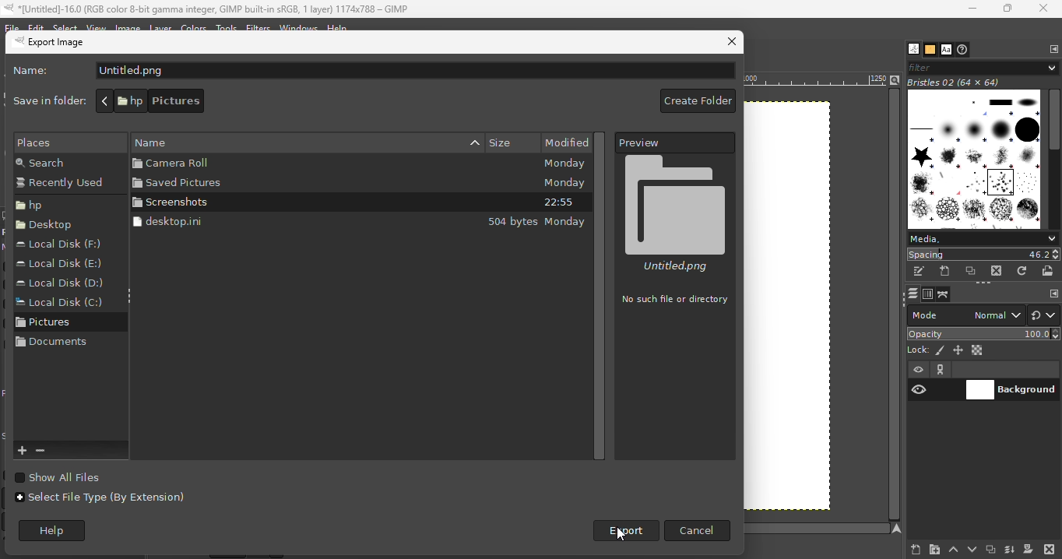 This screenshot has height=559, width=1062. I want to click on Open brush as image, so click(1049, 270).